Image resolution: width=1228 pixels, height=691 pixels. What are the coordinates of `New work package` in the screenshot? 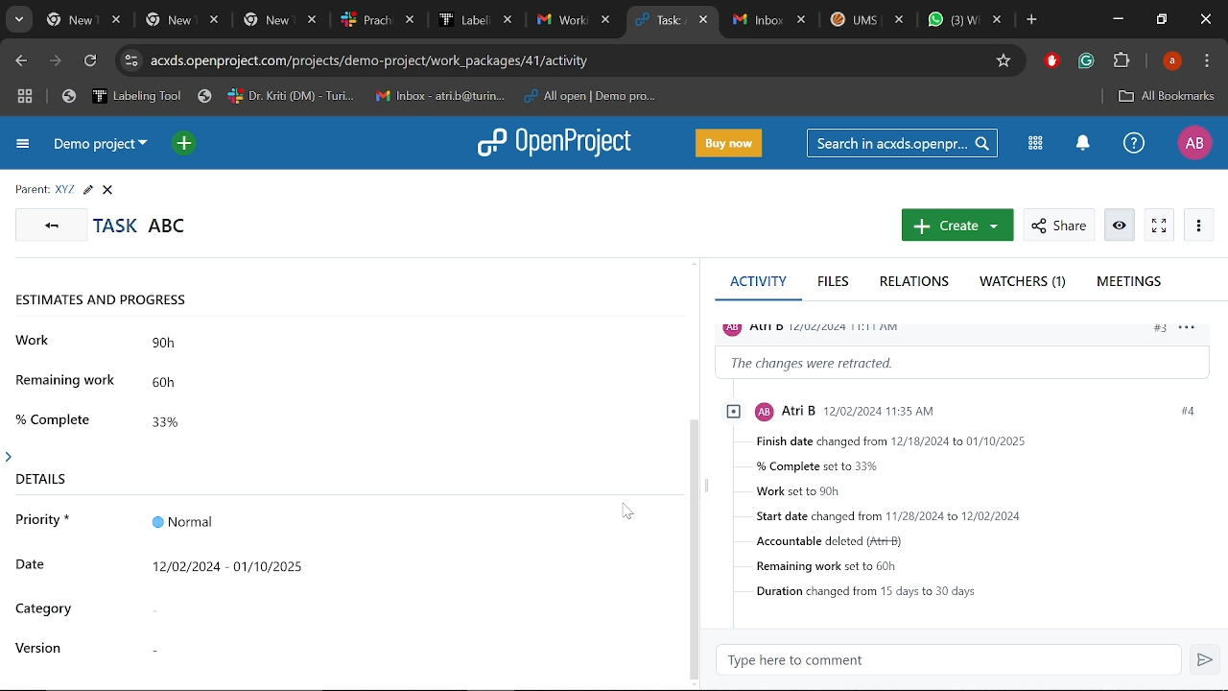 It's located at (956, 226).